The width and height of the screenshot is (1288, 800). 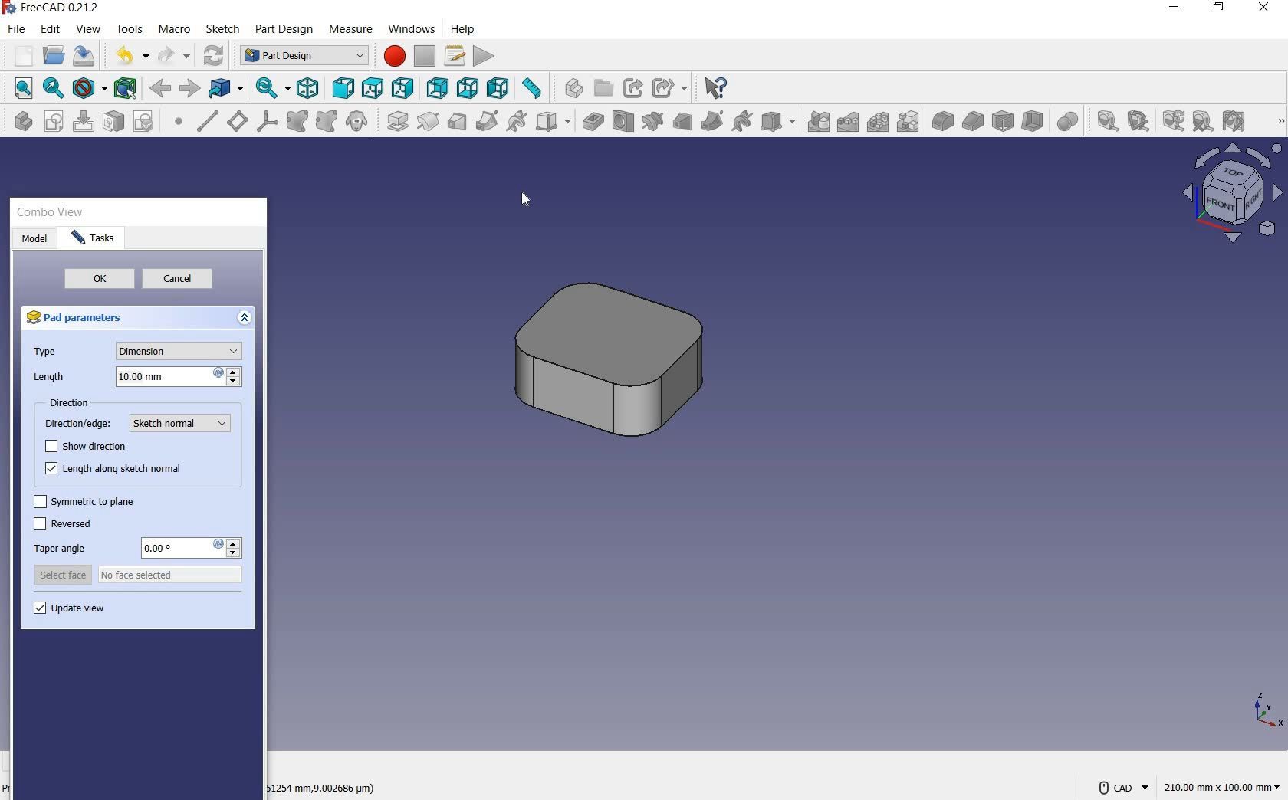 What do you see at coordinates (1174, 121) in the screenshot?
I see `refresh` at bounding box center [1174, 121].